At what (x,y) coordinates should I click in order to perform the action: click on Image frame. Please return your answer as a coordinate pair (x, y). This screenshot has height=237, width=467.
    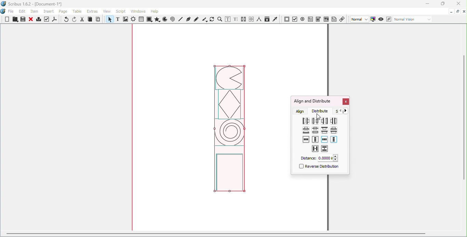
    Looking at the image, I should click on (126, 20).